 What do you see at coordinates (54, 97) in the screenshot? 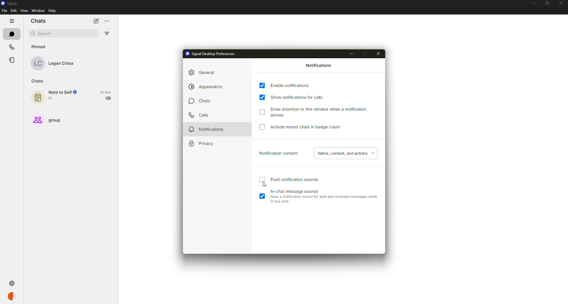
I see `note to self` at bounding box center [54, 97].